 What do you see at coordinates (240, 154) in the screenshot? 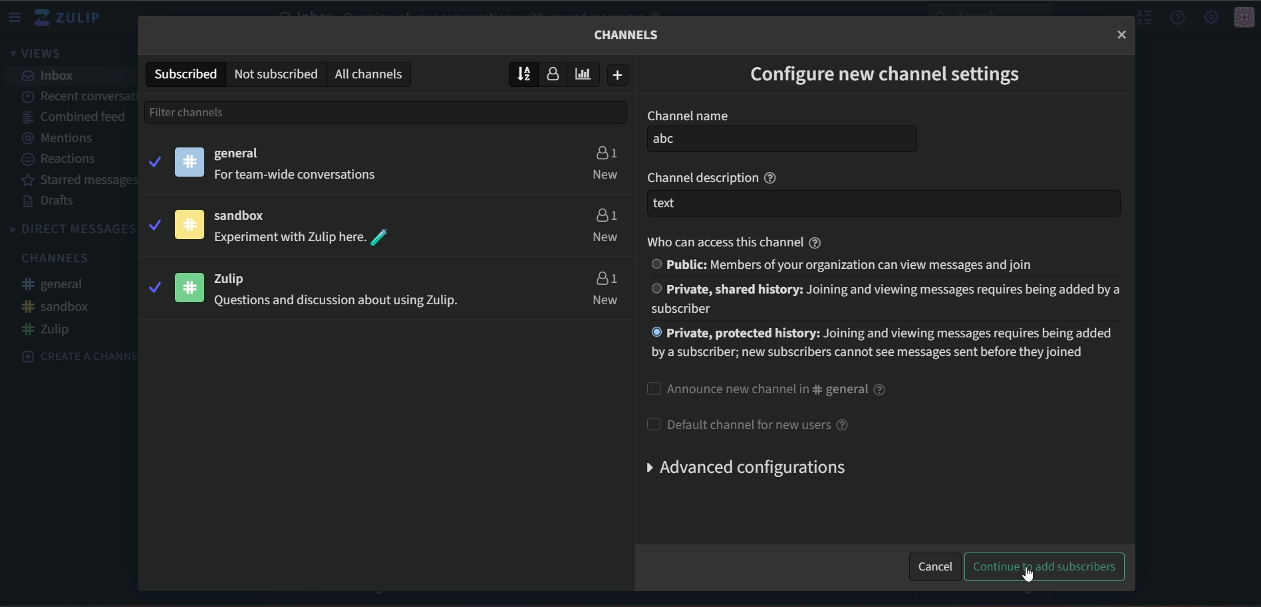
I see `general` at bounding box center [240, 154].